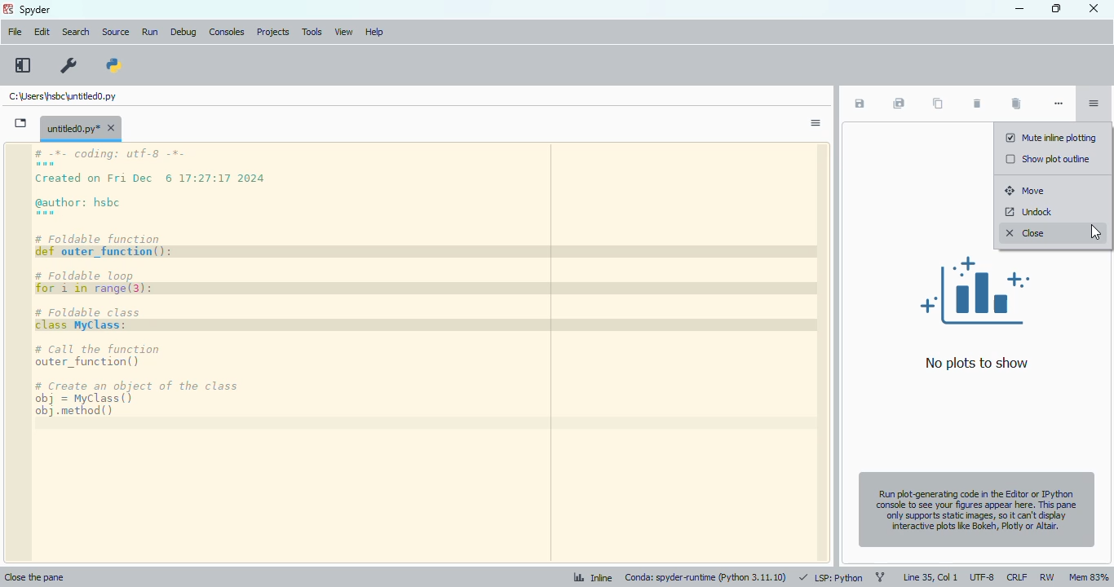  I want to click on run, so click(150, 33).